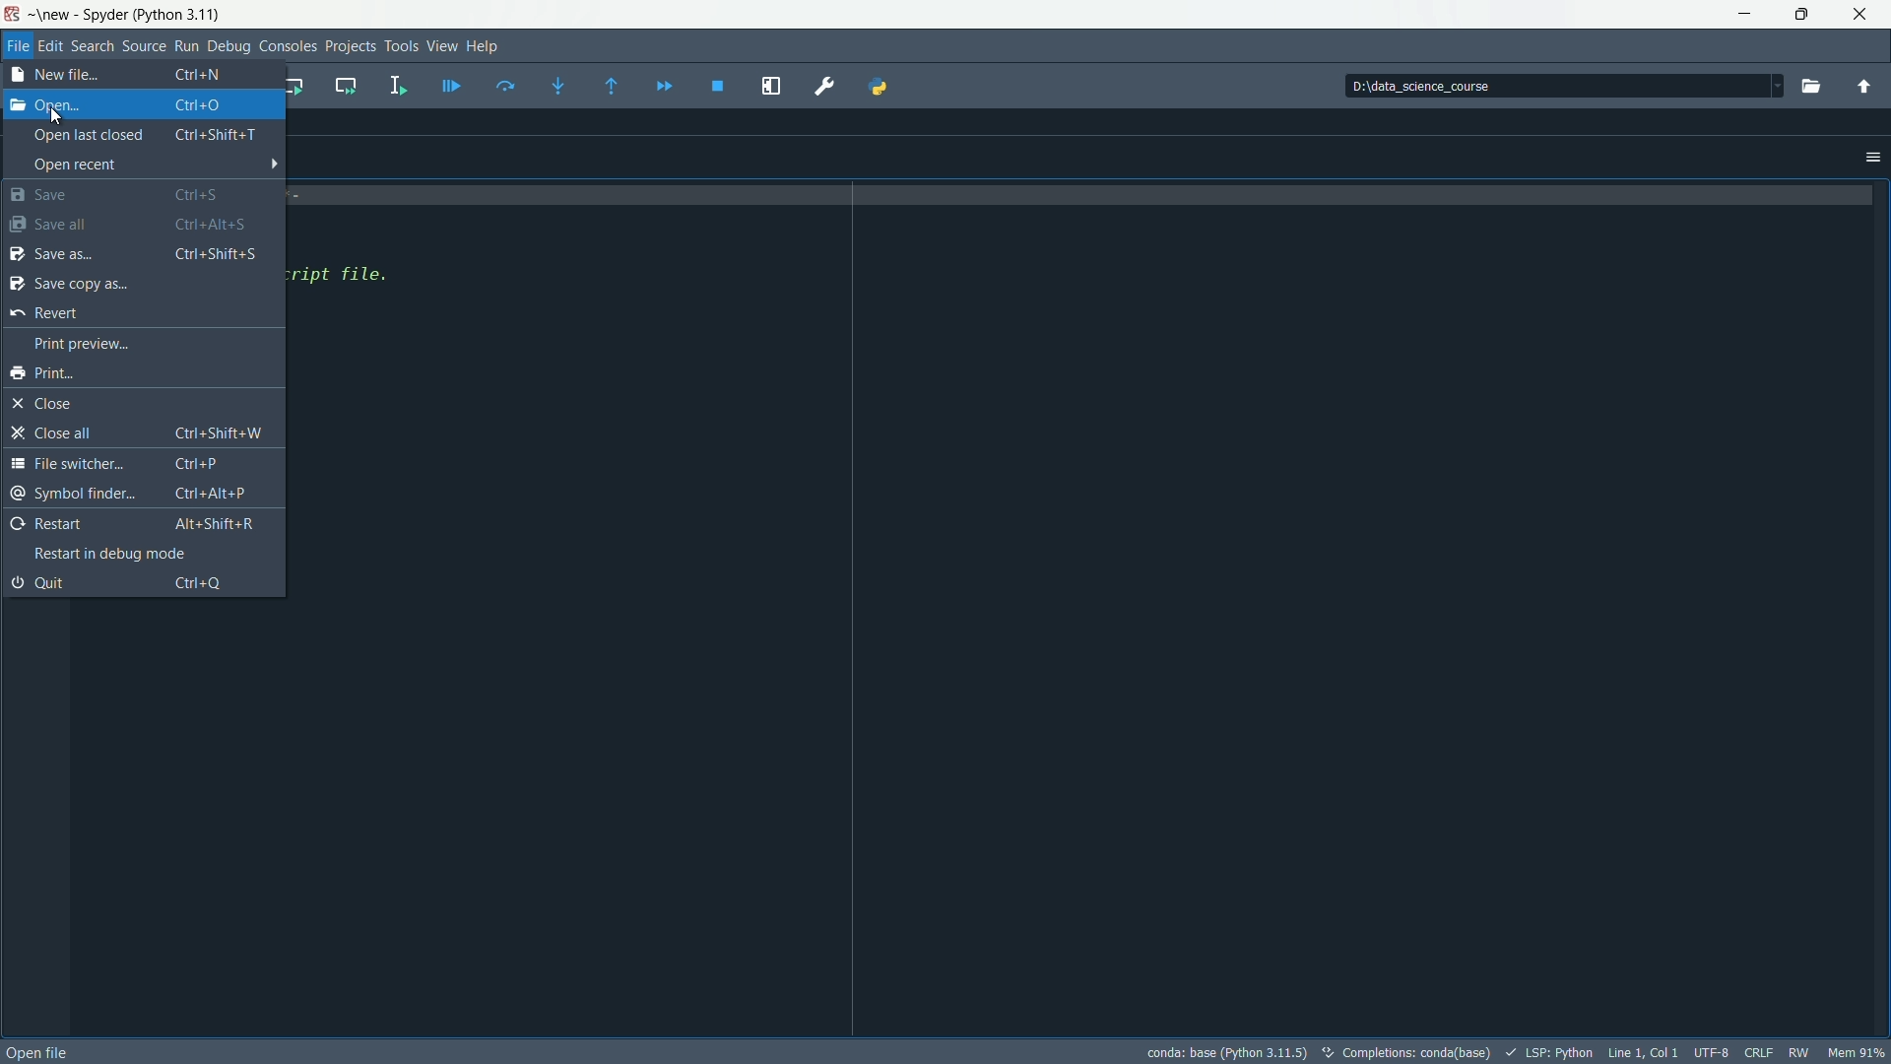 The height and width of the screenshot is (1064, 1891). What do you see at coordinates (139, 464) in the screenshot?
I see `file switcher` at bounding box center [139, 464].